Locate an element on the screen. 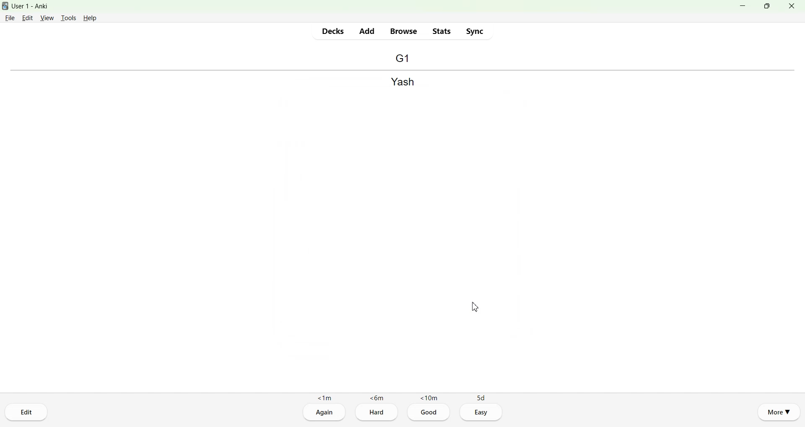  Stats is located at coordinates (441, 31).